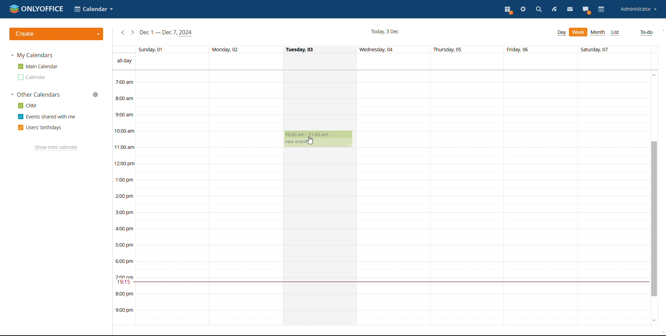 The width and height of the screenshot is (666, 336). I want to click on present, so click(509, 10).